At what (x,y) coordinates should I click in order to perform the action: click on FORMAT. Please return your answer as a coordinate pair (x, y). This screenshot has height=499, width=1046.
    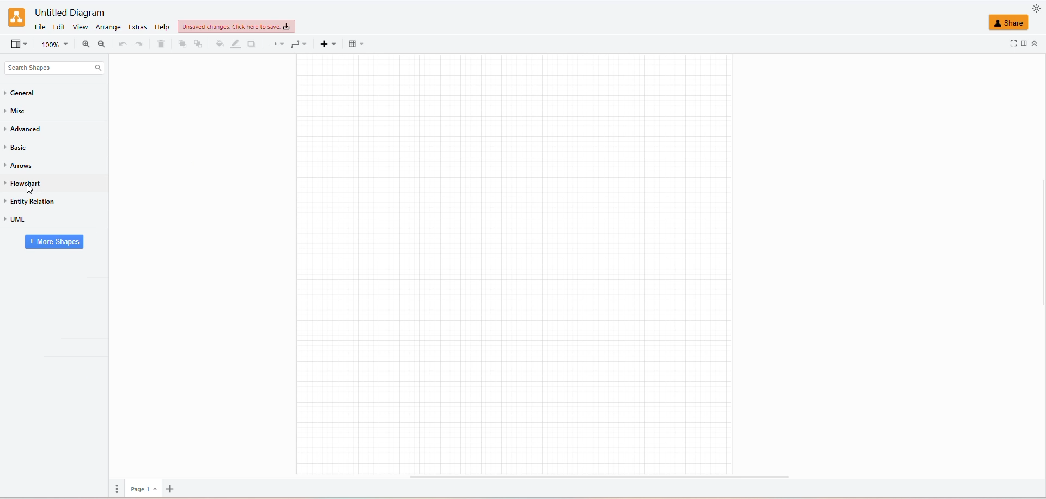
    Looking at the image, I should click on (1023, 43).